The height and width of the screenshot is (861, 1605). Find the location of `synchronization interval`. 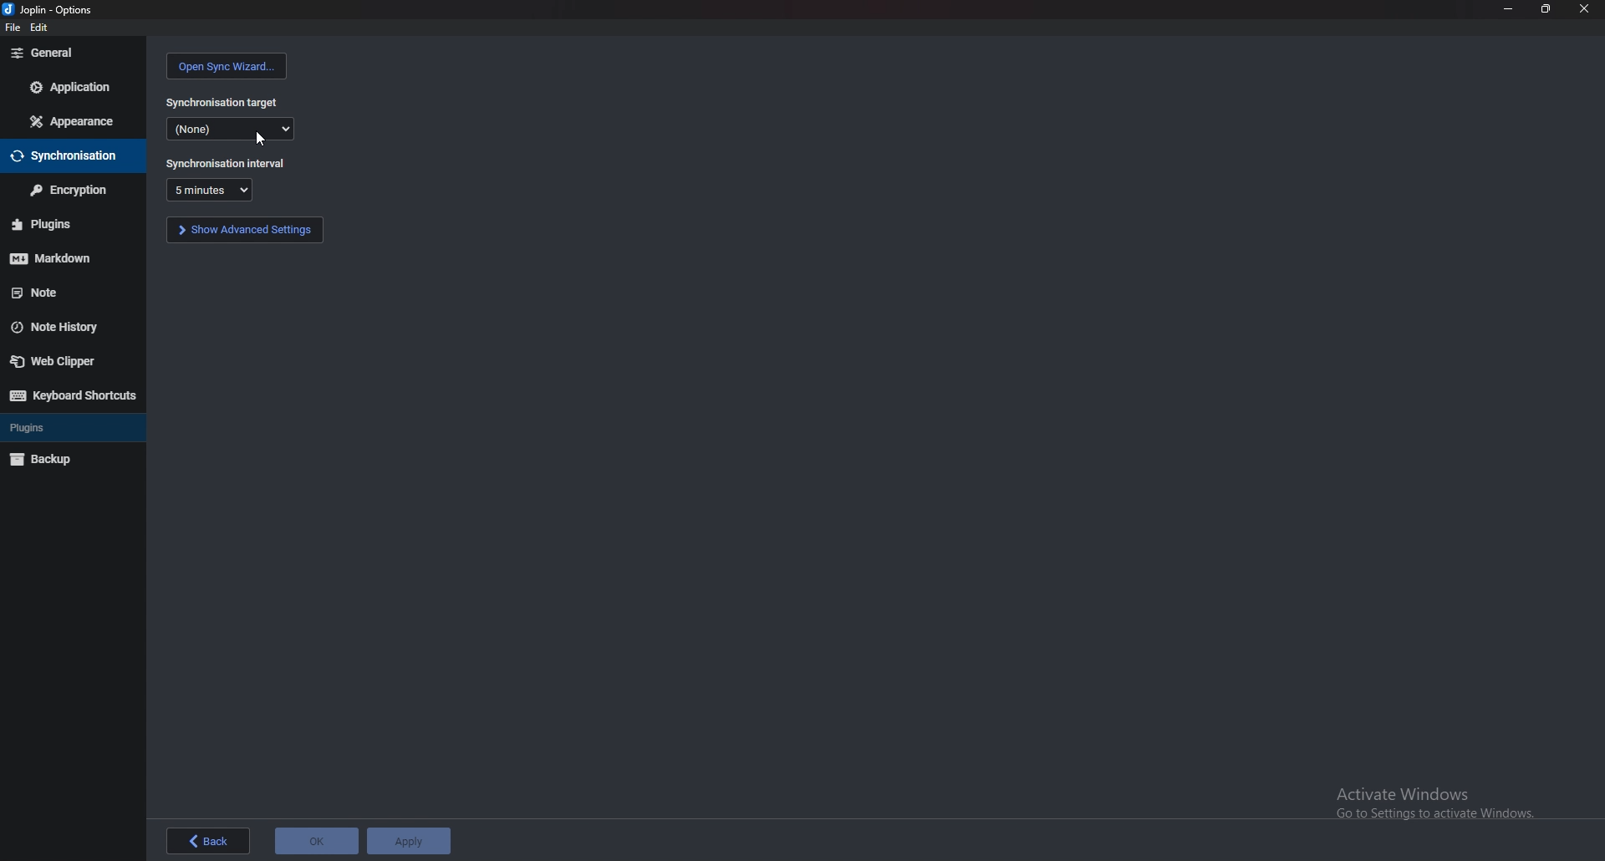

synchronization interval is located at coordinates (225, 162).